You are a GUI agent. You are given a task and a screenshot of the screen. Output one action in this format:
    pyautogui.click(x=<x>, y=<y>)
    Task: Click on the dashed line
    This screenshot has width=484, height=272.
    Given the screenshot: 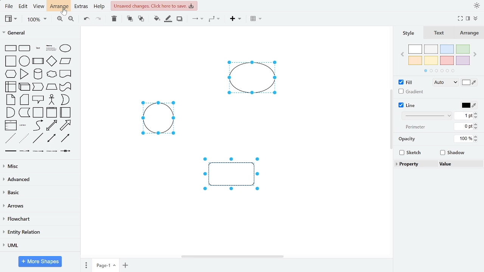 What is the action you would take?
    pyautogui.click(x=10, y=138)
    